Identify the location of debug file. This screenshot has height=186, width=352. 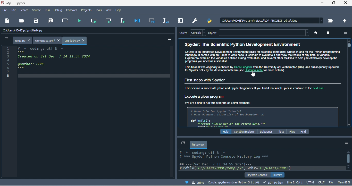
(138, 21).